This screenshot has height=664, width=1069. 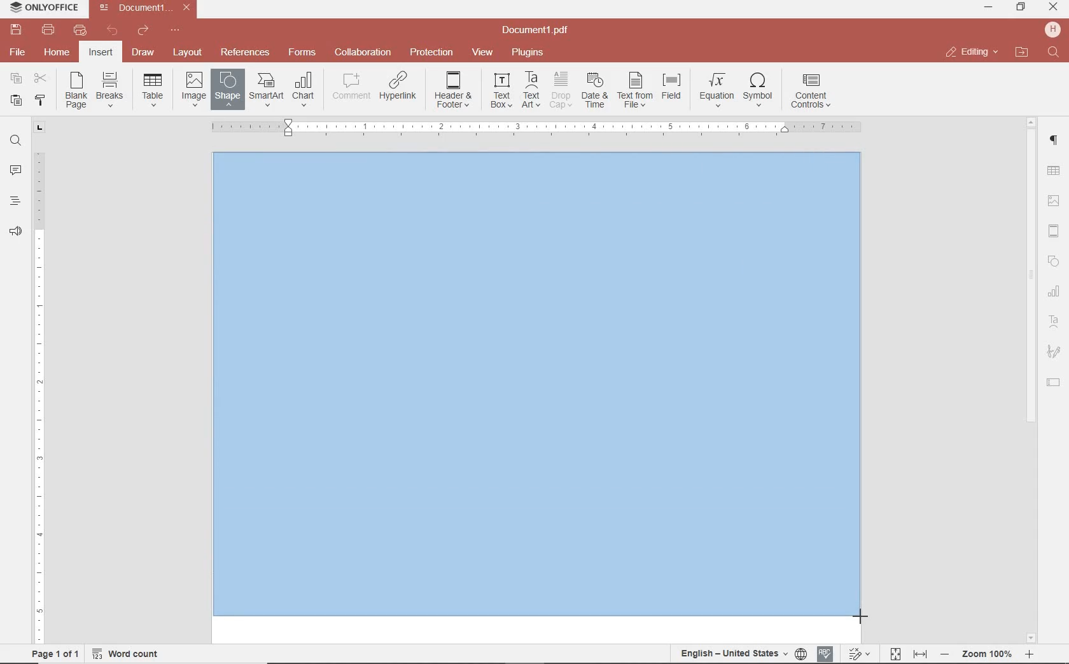 What do you see at coordinates (1054, 382) in the screenshot?
I see `TEXT FIELD` at bounding box center [1054, 382].